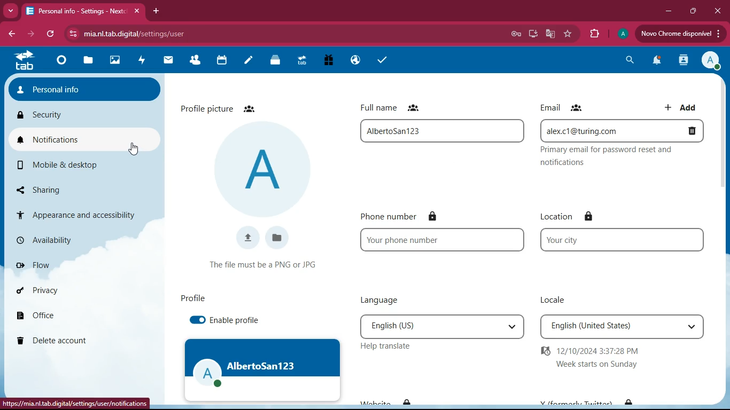 The height and width of the screenshot is (410, 730). What do you see at coordinates (627, 60) in the screenshot?
I see `search` at bounding box center [627, 60].